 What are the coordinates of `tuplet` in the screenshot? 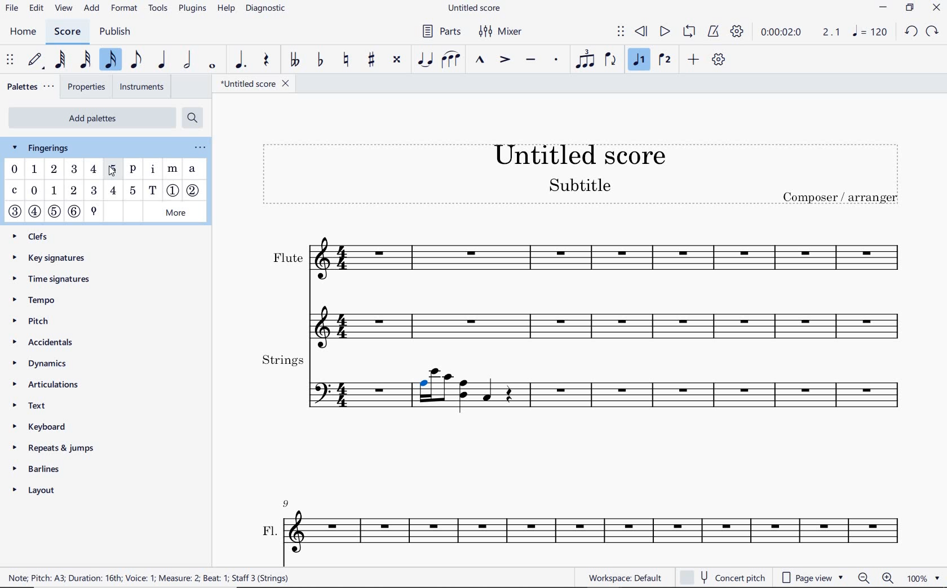 It's located at (586, 60).